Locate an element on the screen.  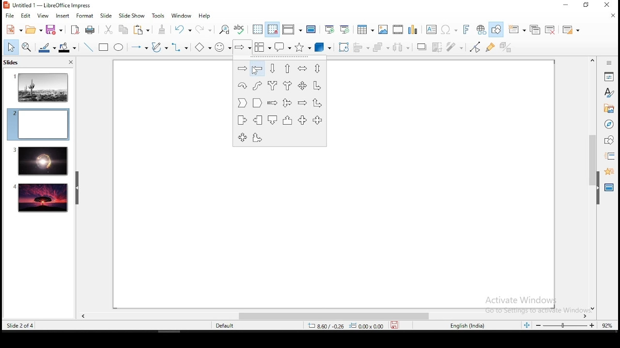
up, right, and down arrow is located at coordinates (287, 102).